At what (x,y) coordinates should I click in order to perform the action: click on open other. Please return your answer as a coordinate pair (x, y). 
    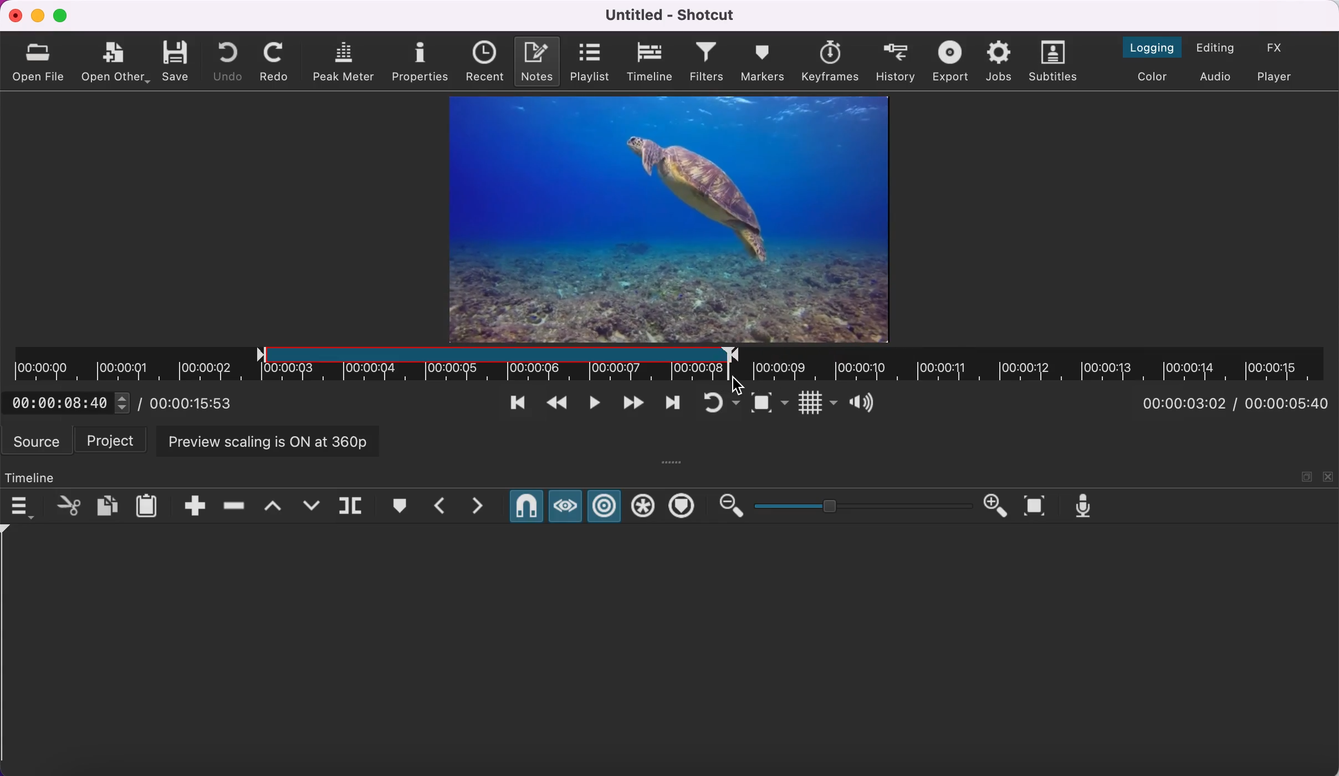
    Looking at the image, I should click on (116, 63).